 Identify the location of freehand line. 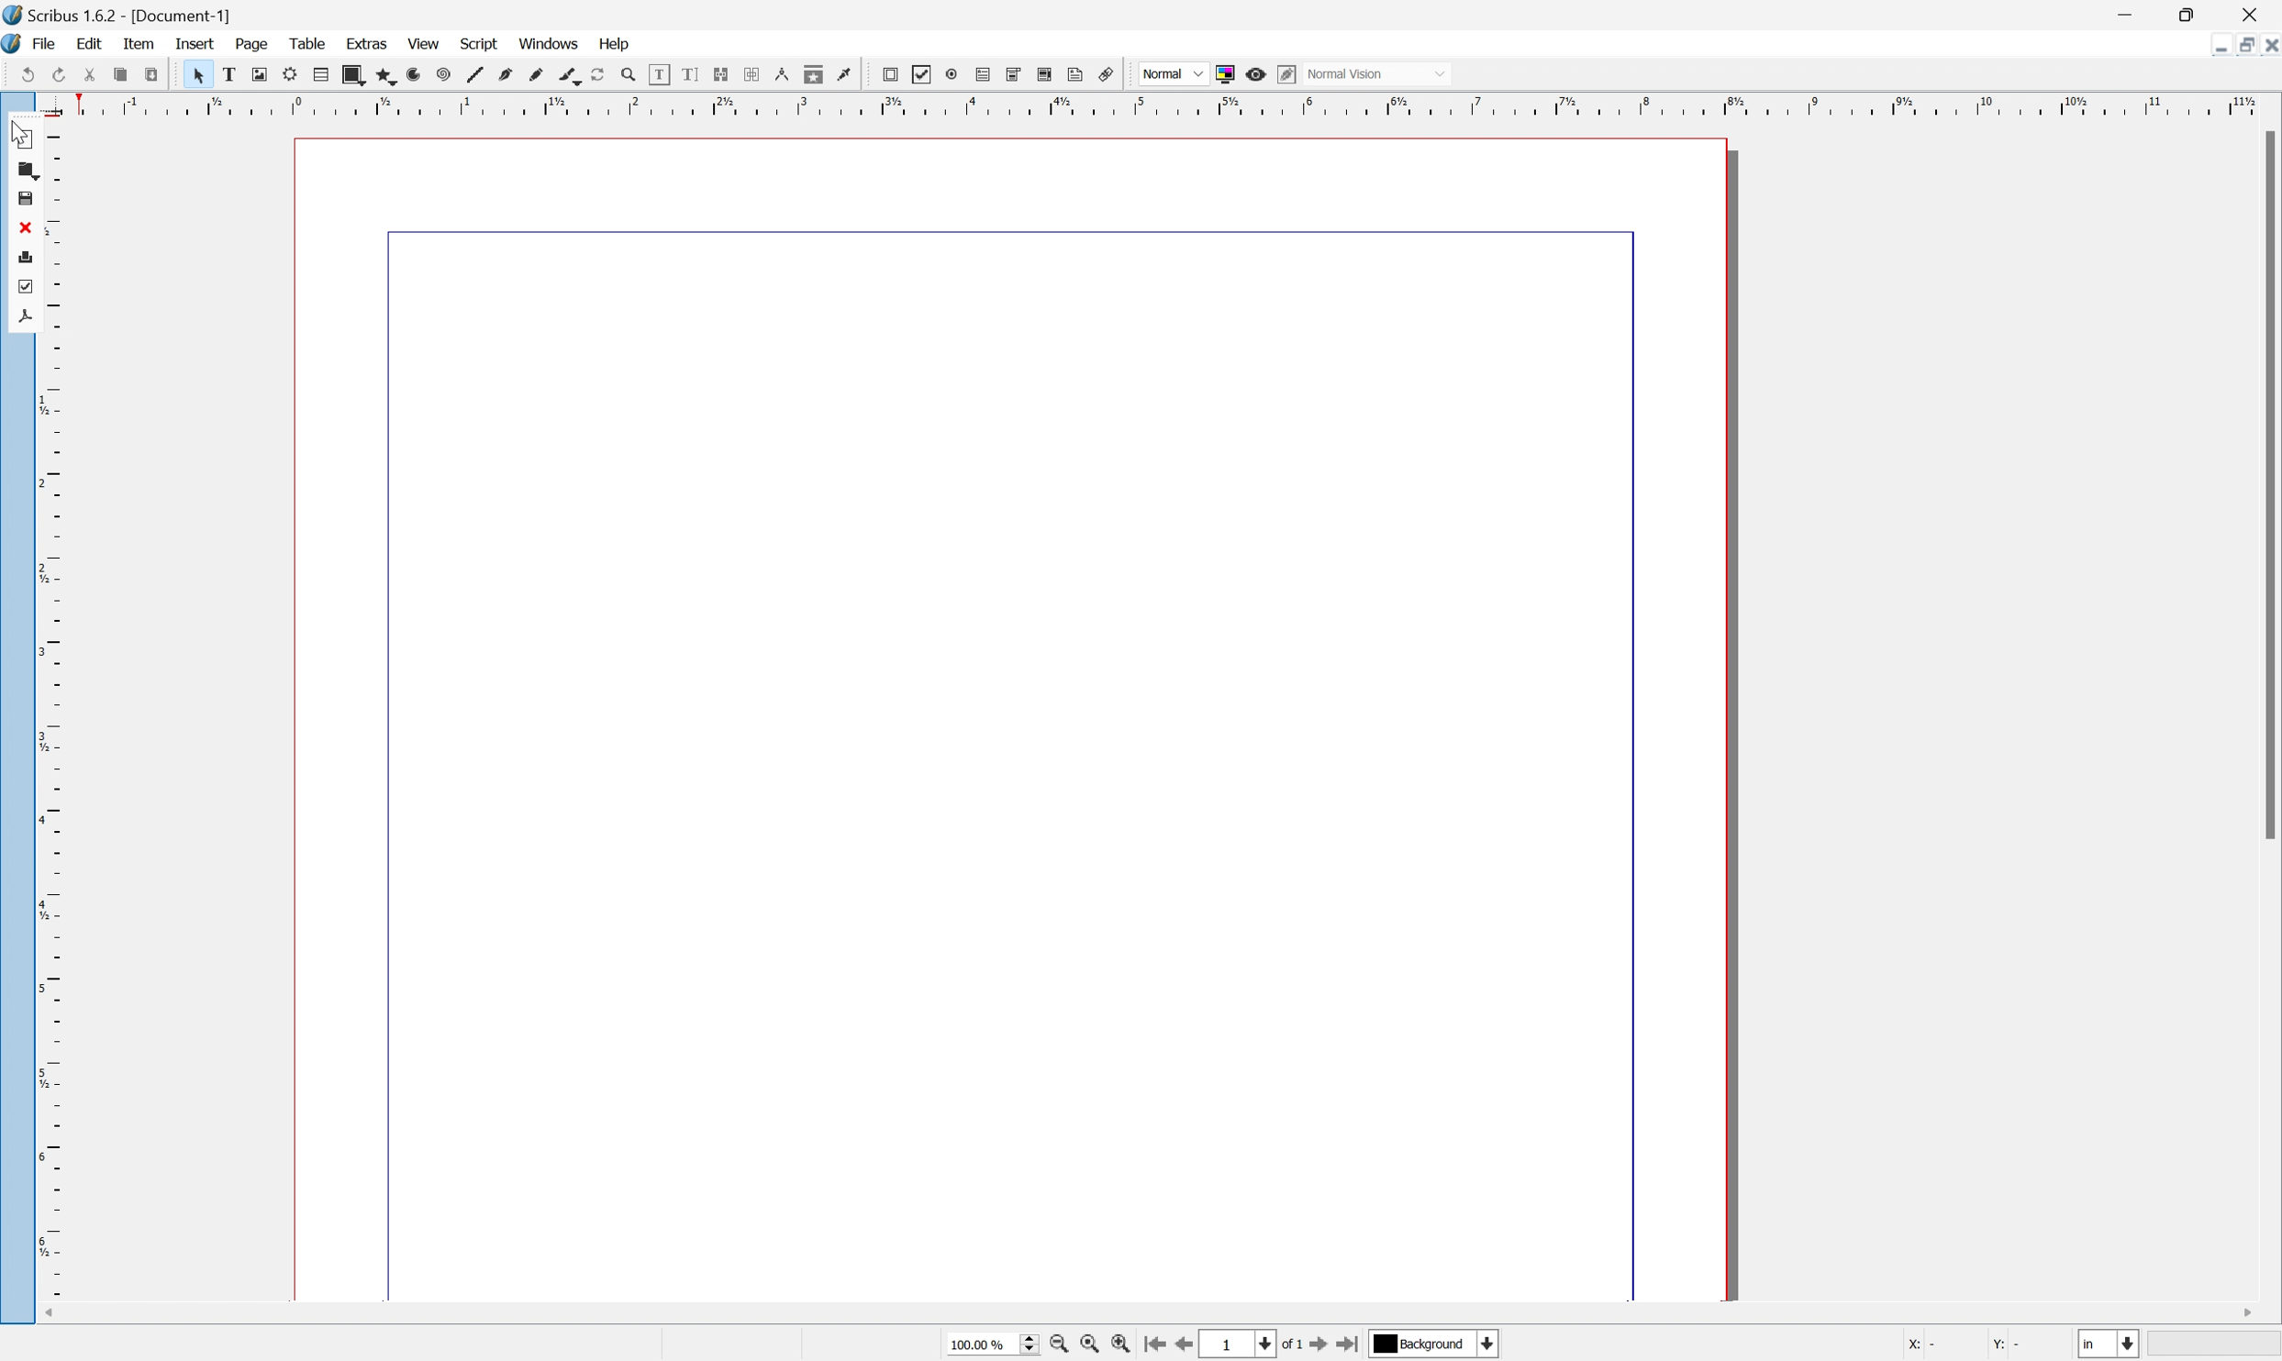
(750, 72).